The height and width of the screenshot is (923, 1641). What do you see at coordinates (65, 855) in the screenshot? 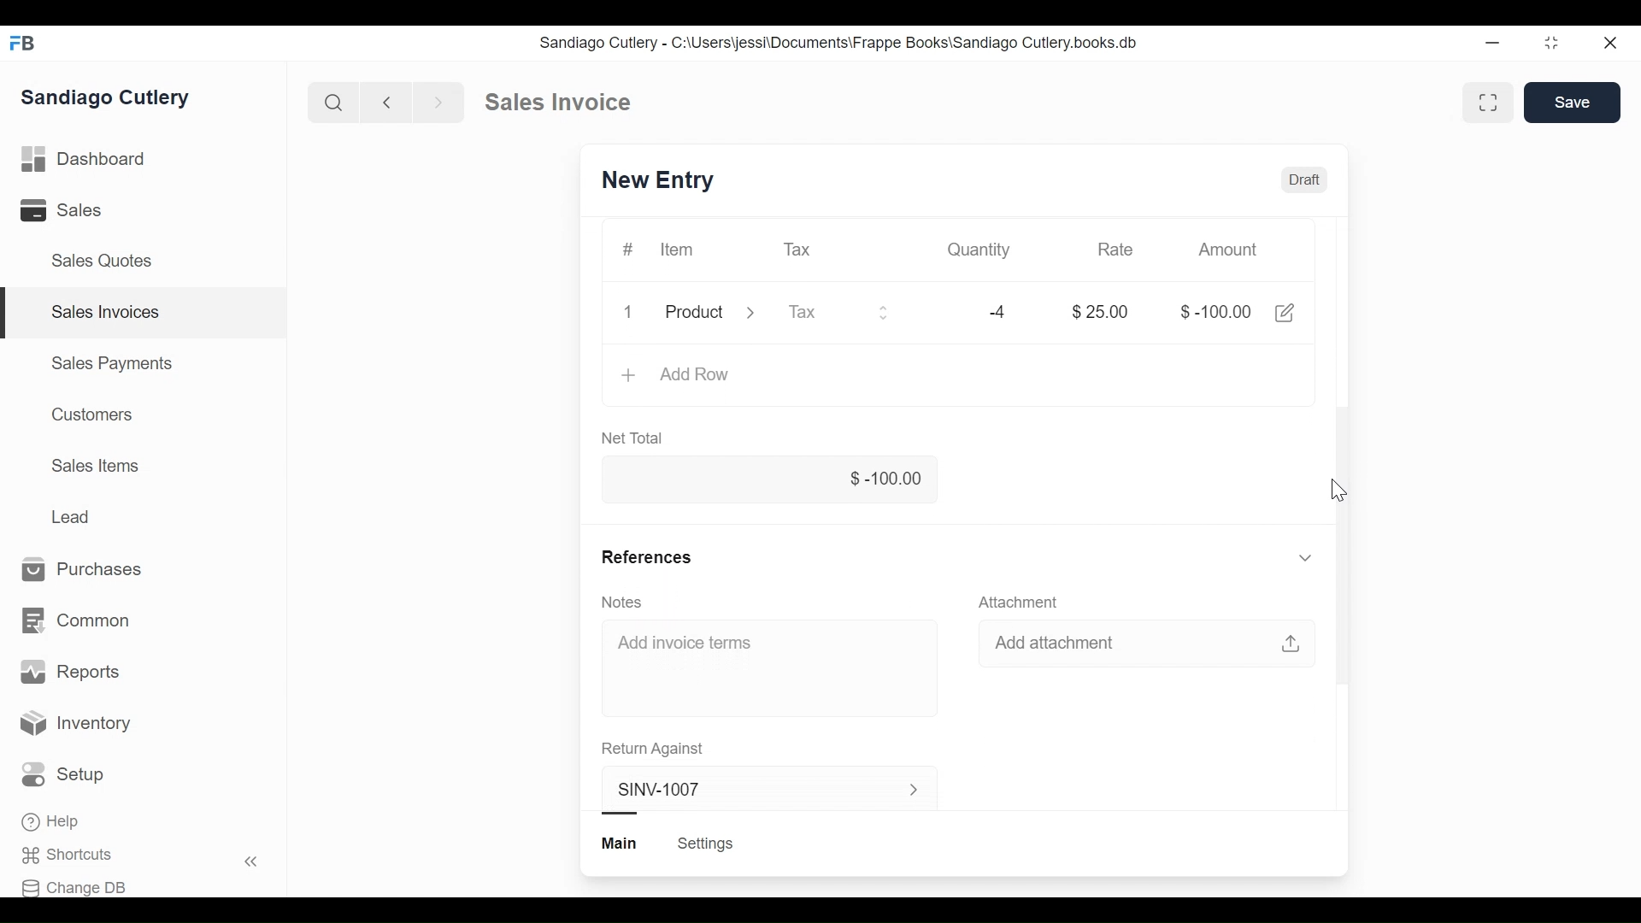
I see `Shortcuts` at bounding box center [65, 855].